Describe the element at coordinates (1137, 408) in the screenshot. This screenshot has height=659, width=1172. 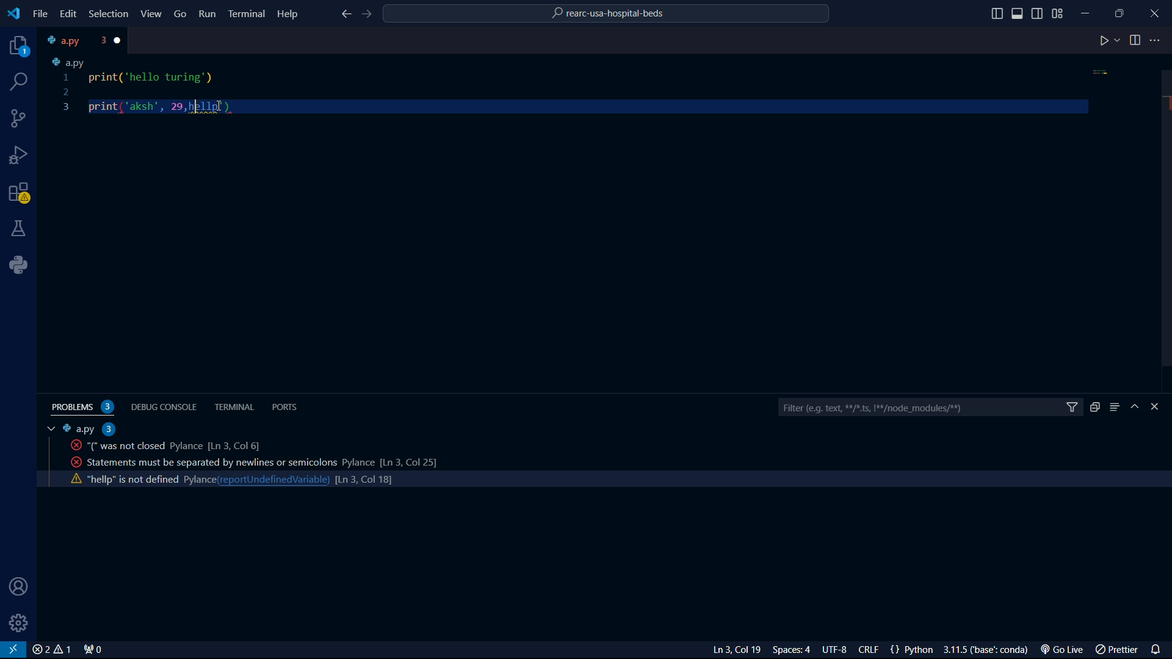
I see `hide` at that location.